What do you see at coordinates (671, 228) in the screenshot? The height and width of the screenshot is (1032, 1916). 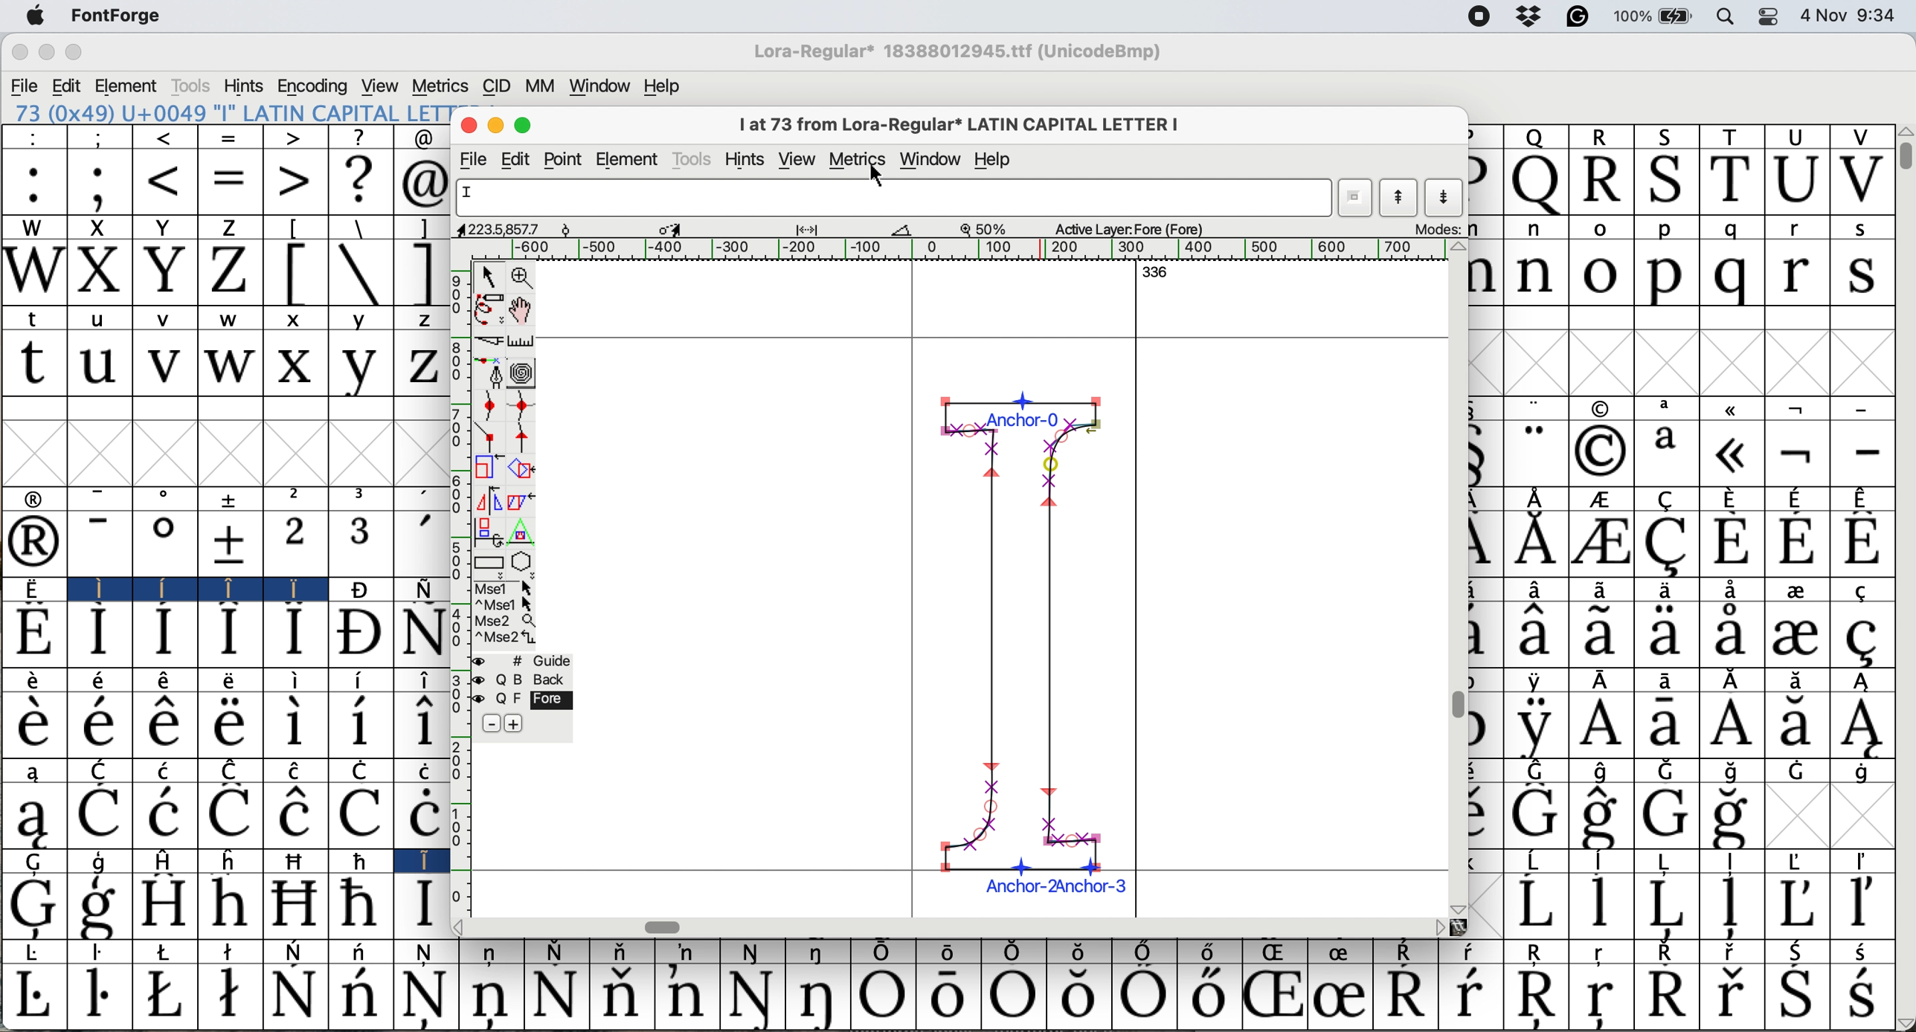 I see `` at bounding box center [671, 228].